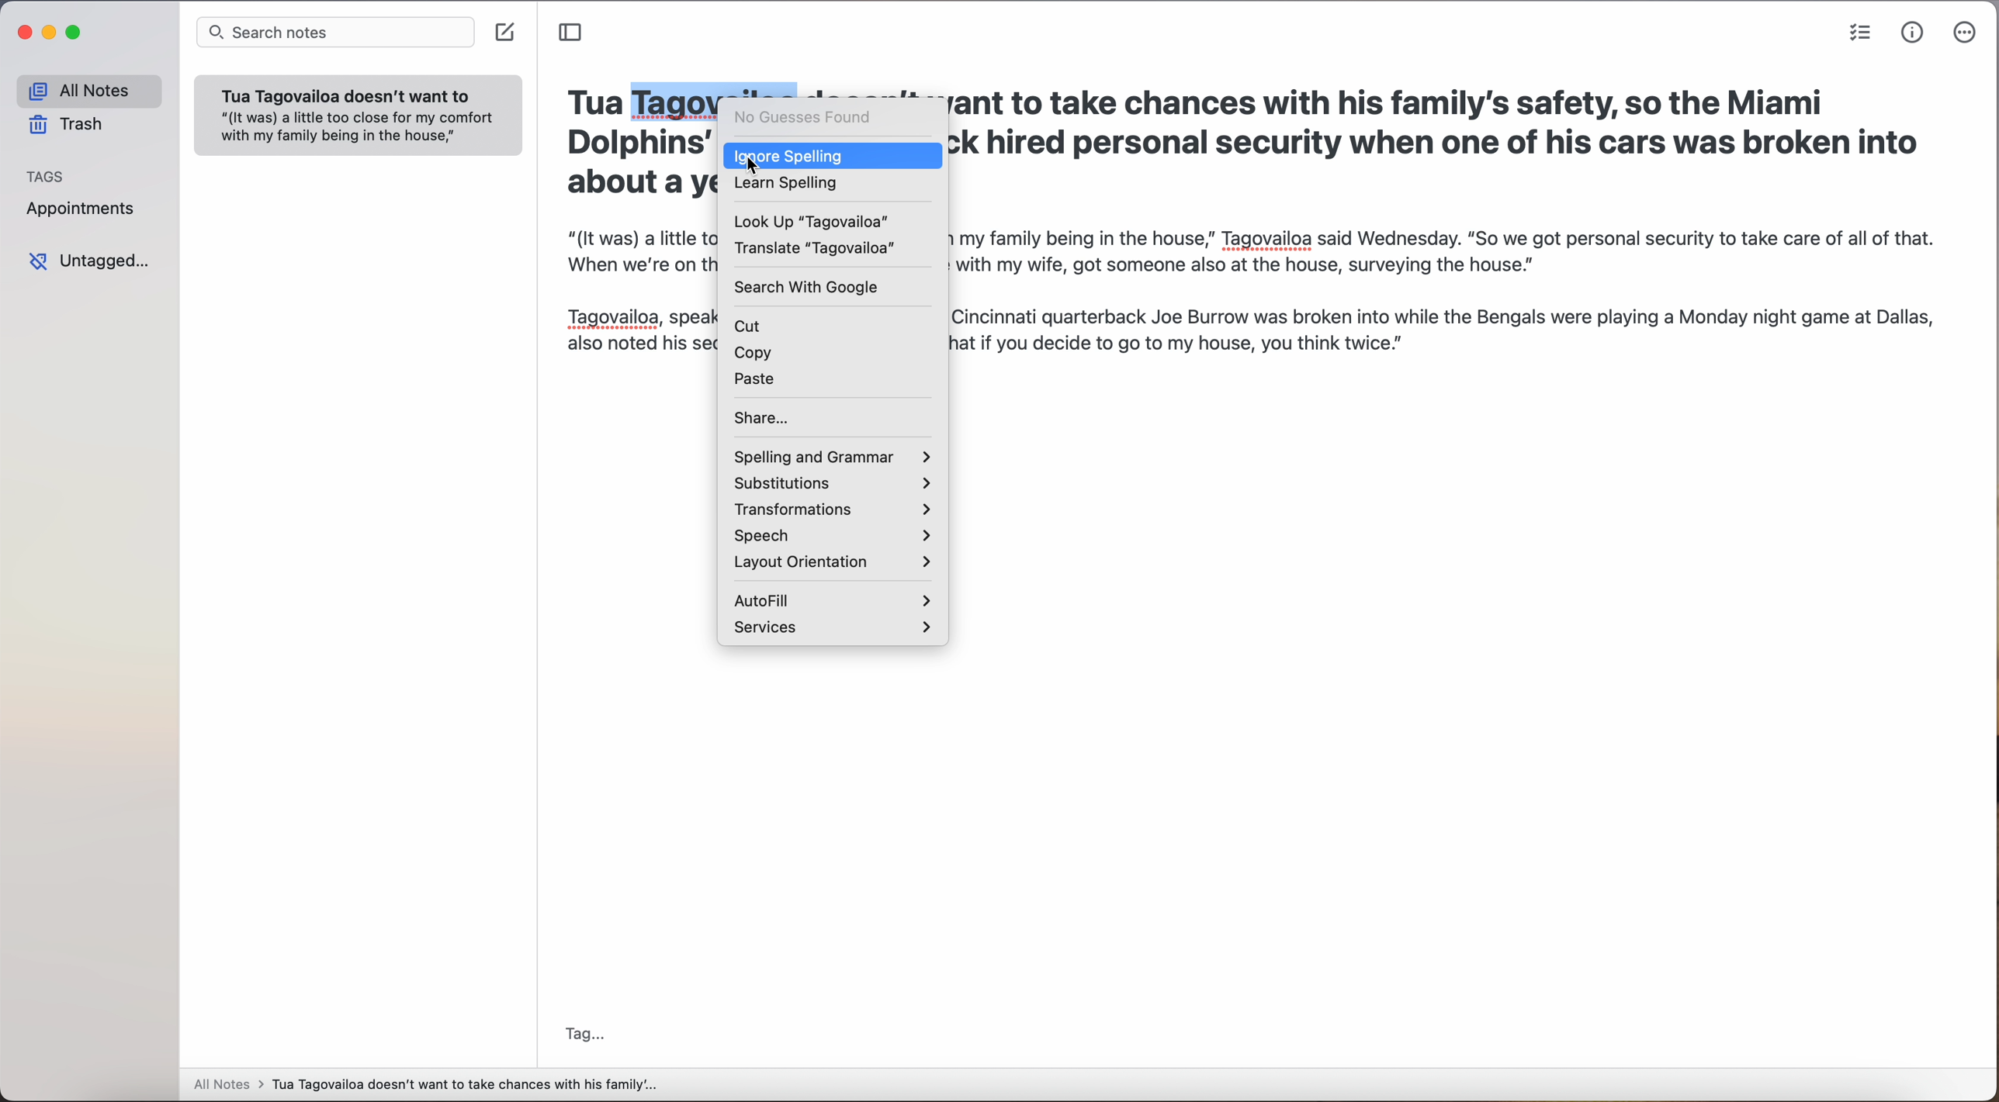  What do you see at coordinates (26, 33) in the screenshot?
I see `close Simplenote` at bounding box center [26, 33].